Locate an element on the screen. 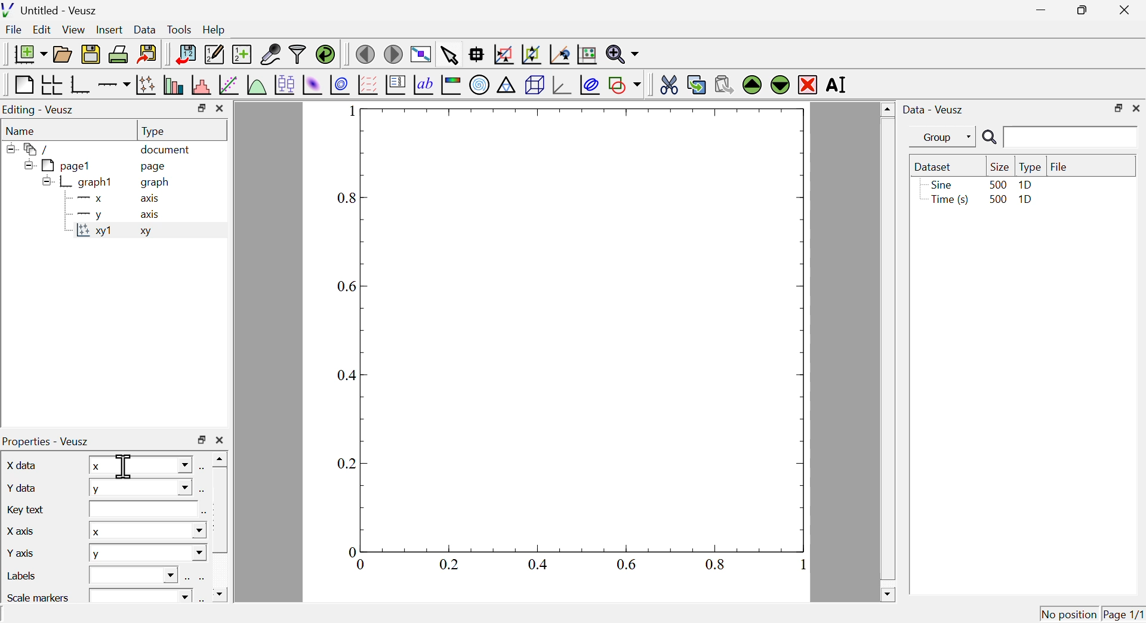 This screenshot has width=1146, height=623. save the document is located at coordinates (91, 55).